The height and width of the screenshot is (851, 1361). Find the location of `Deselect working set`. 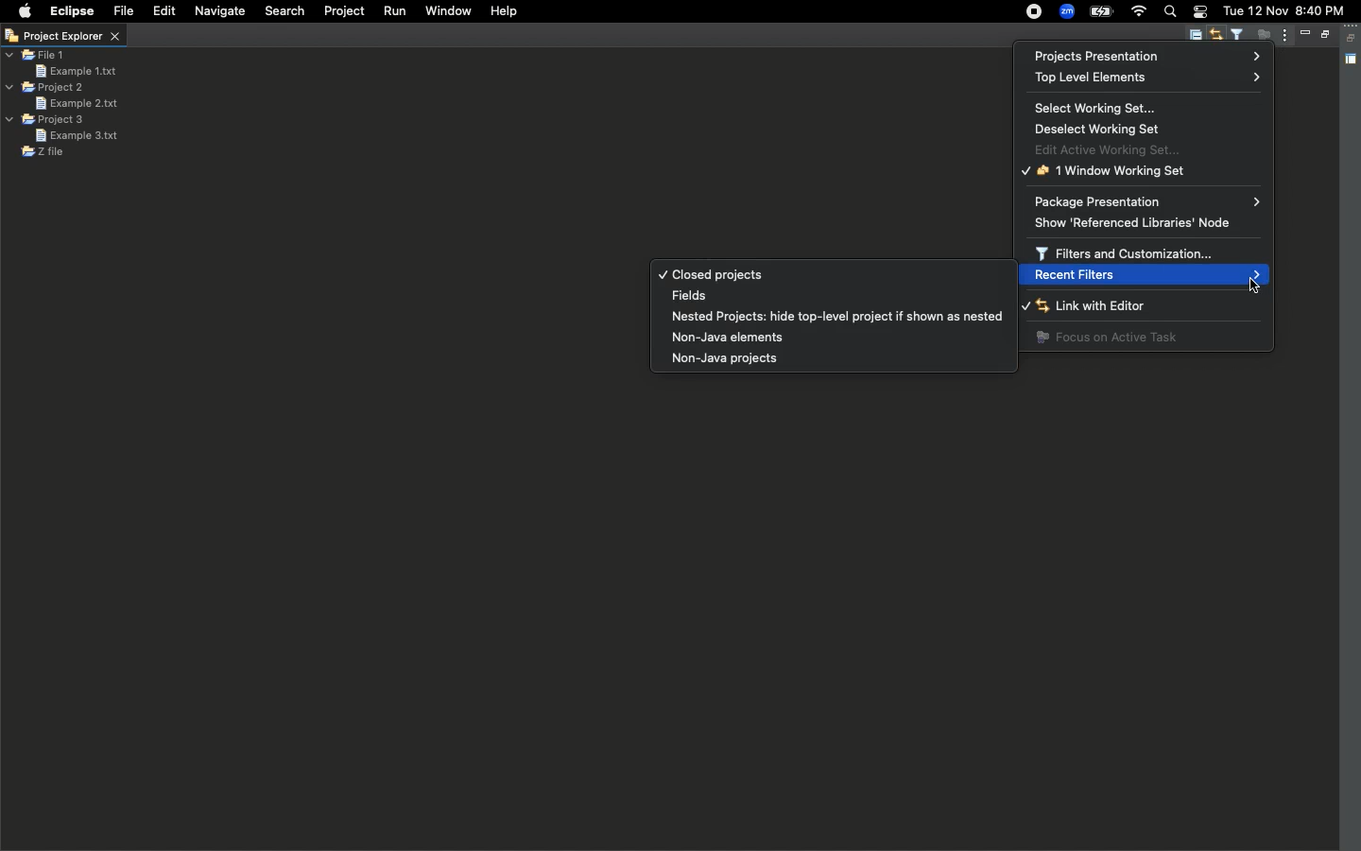

Deselect working set is located at coordinates (1106, 129).